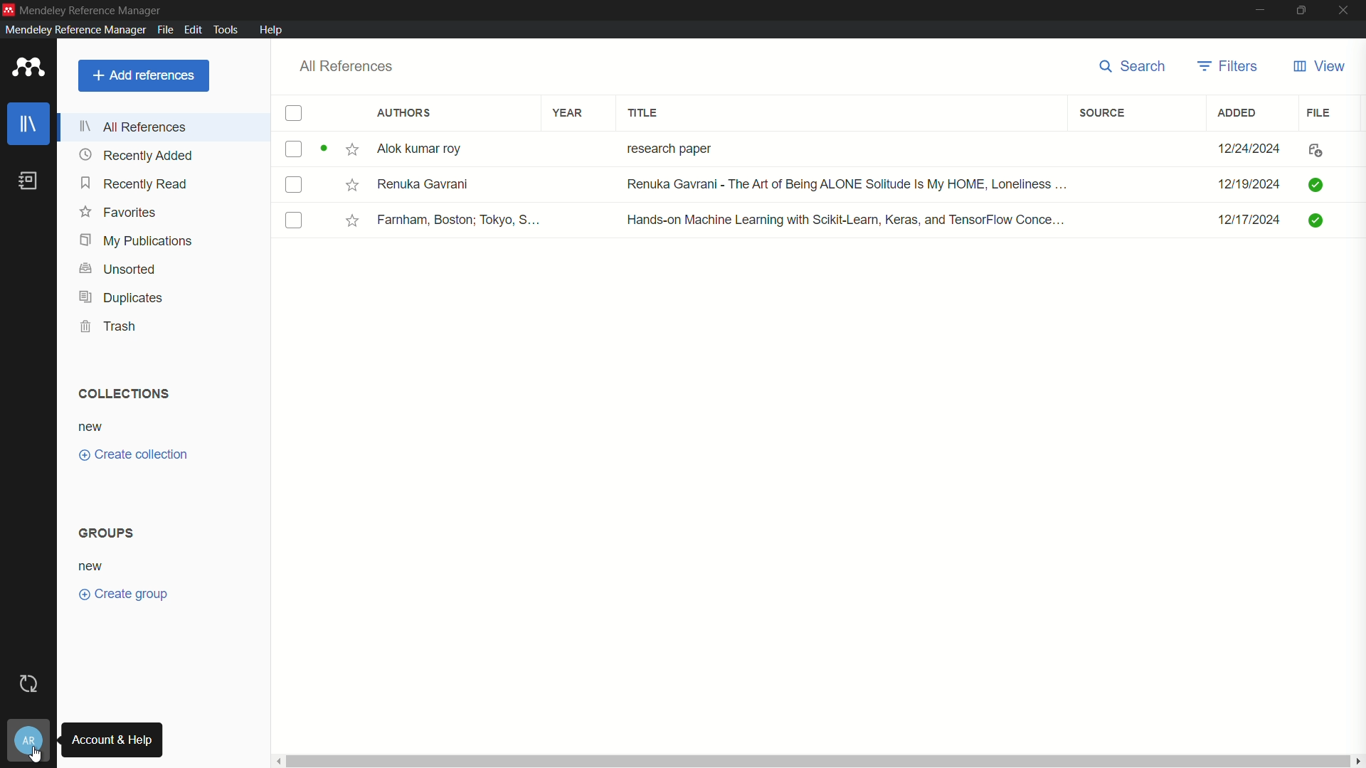 The width and height of the screenshot is (1366, 768). I want to click on trash, so click(108, 326).